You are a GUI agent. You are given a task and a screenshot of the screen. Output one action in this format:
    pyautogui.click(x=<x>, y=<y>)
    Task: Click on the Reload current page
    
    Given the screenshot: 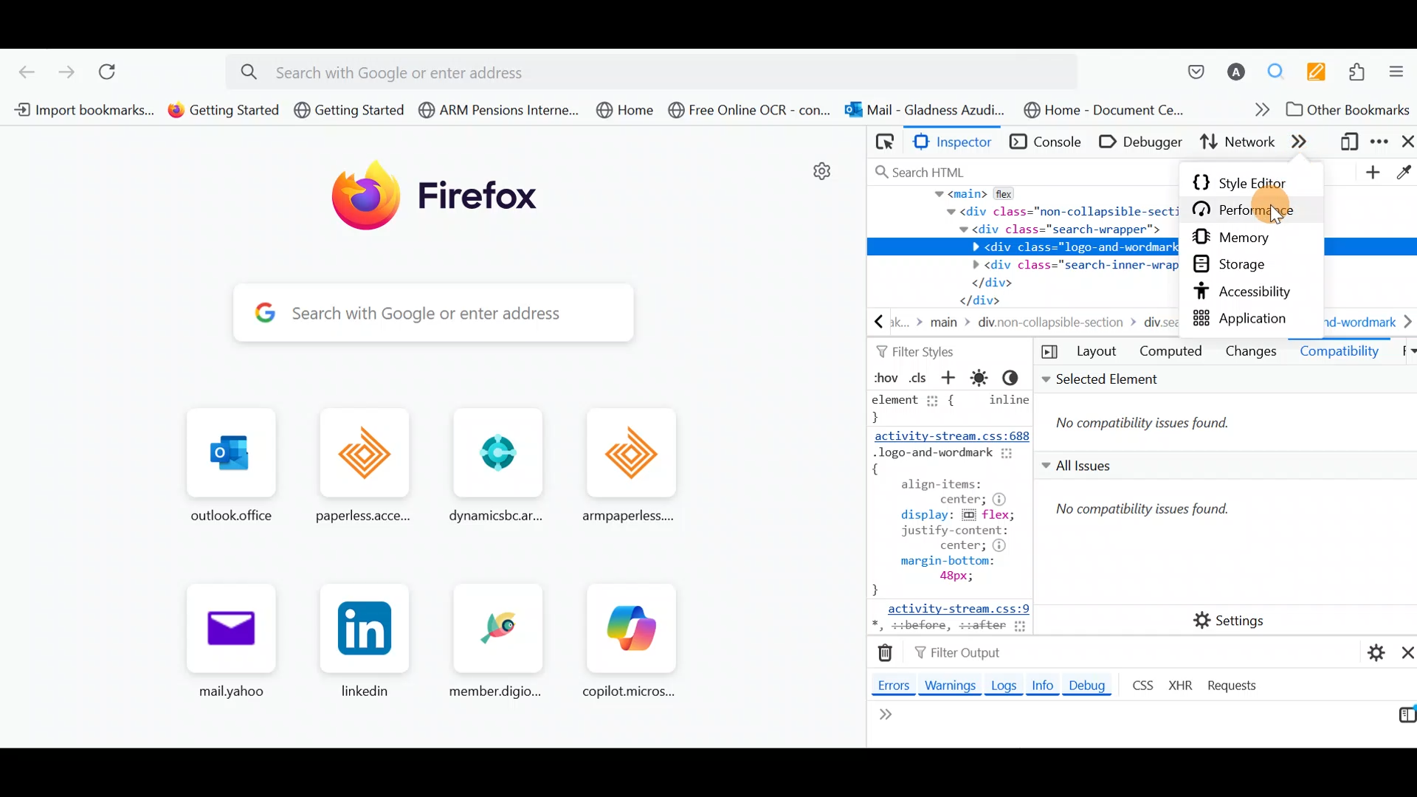 What is the action you would take?
    pyautogui.click(x=117, y=74)
    